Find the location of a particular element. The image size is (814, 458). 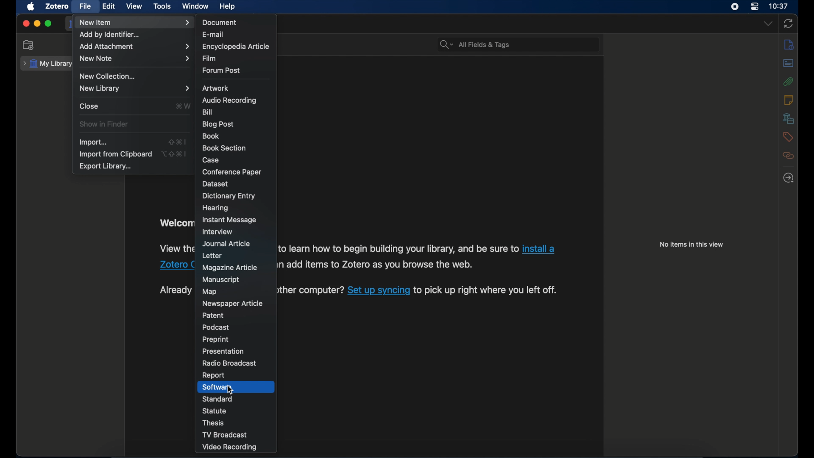

forum post is located at coordinates (222, 70).